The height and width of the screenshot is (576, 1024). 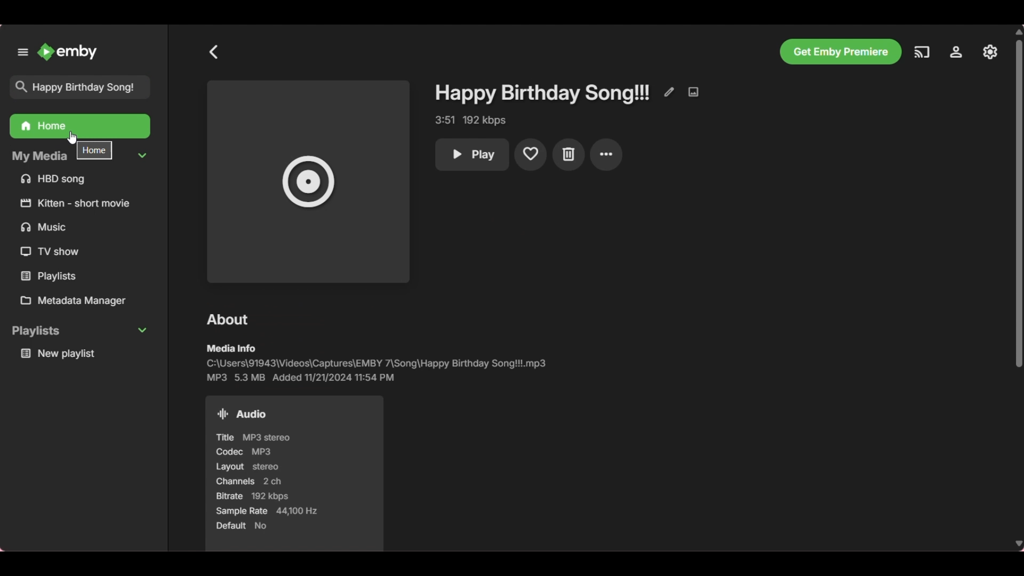 What do you see at coordinates (473, 121) in the screenshot?
I see `3:51 192 kbps` at bounding box center [473, 121].